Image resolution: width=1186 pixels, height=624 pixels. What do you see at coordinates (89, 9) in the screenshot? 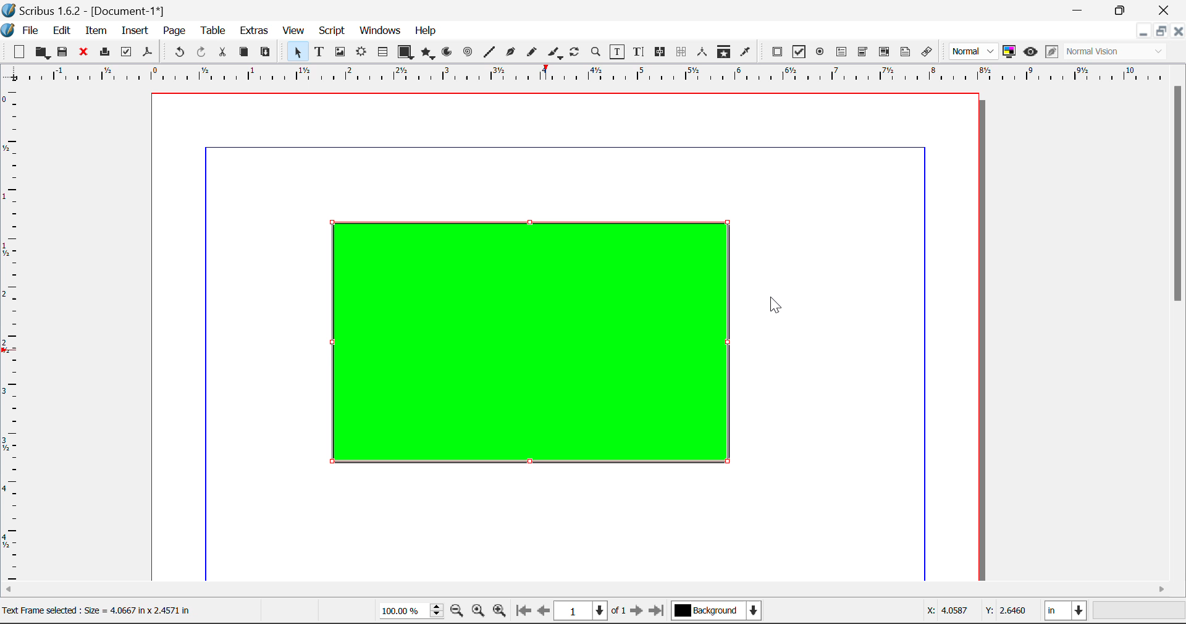
I see `Scribus 1.62 - [Document-1*]` at bounding box center [89, 9].